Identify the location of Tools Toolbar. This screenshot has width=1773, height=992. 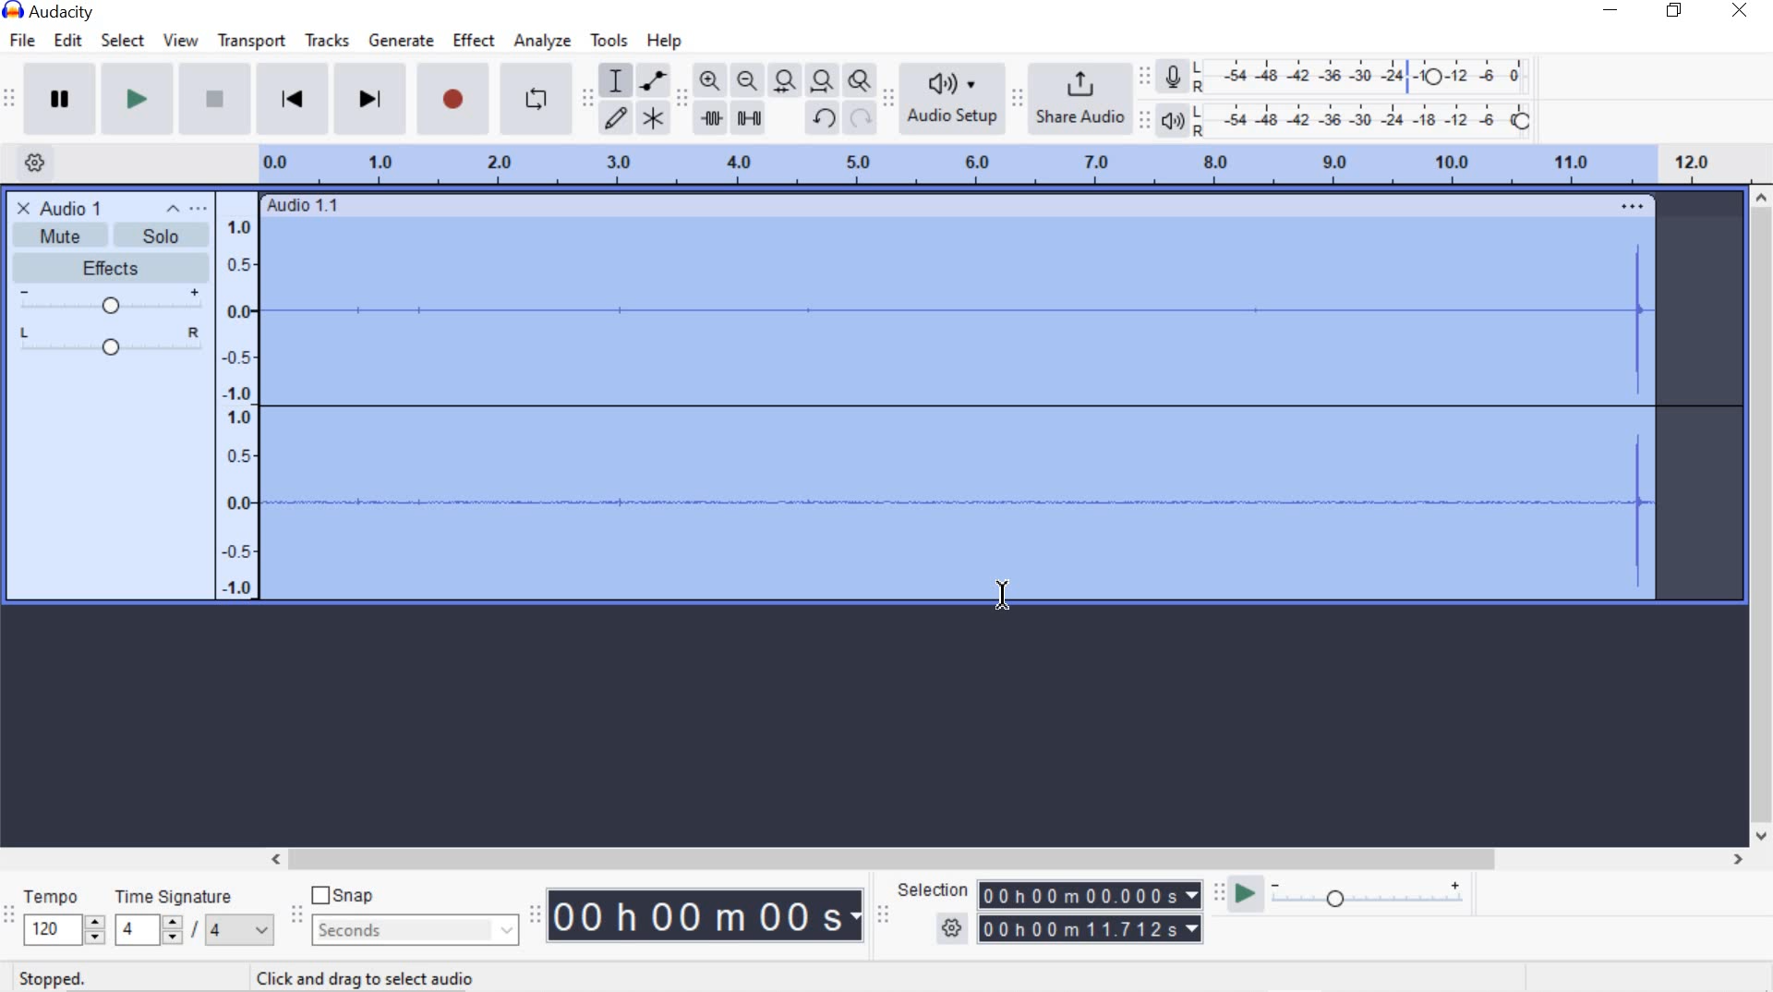
(588, 94).